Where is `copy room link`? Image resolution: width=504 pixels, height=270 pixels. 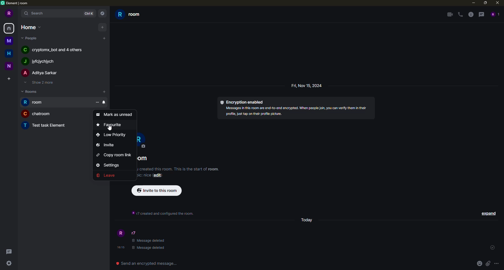
copy room link is located at coordinates (115, 155).